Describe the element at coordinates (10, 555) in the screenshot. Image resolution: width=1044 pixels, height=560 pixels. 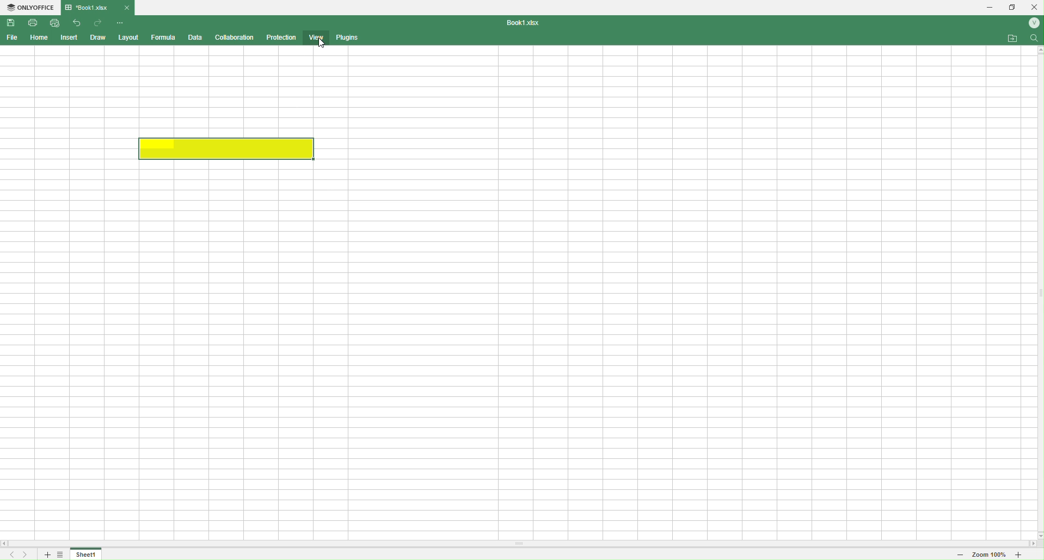
I see `Scroll to the first sheet` at that location.